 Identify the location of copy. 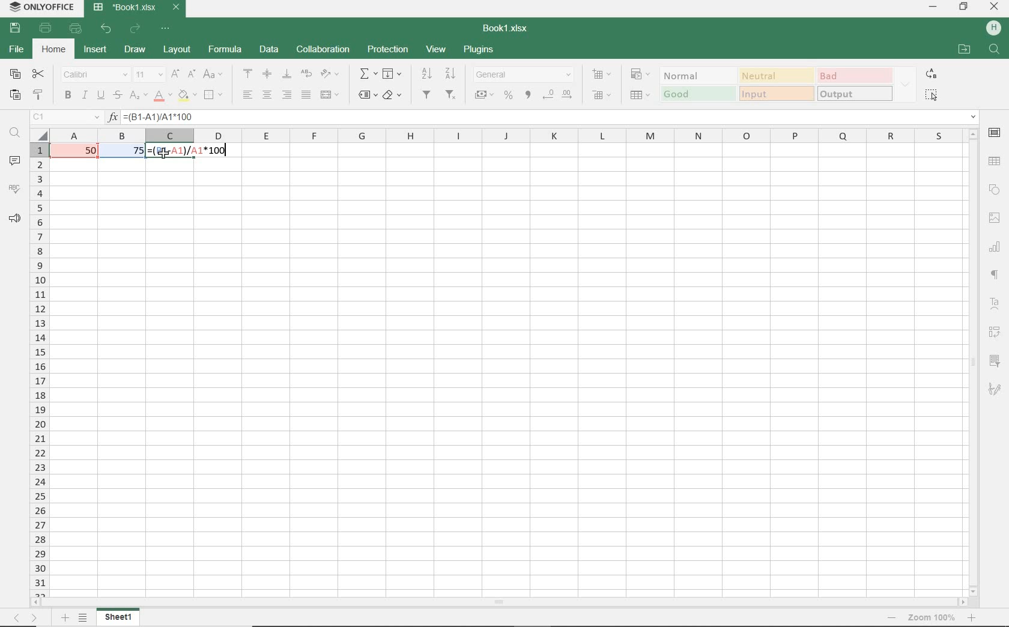
(15, 73).